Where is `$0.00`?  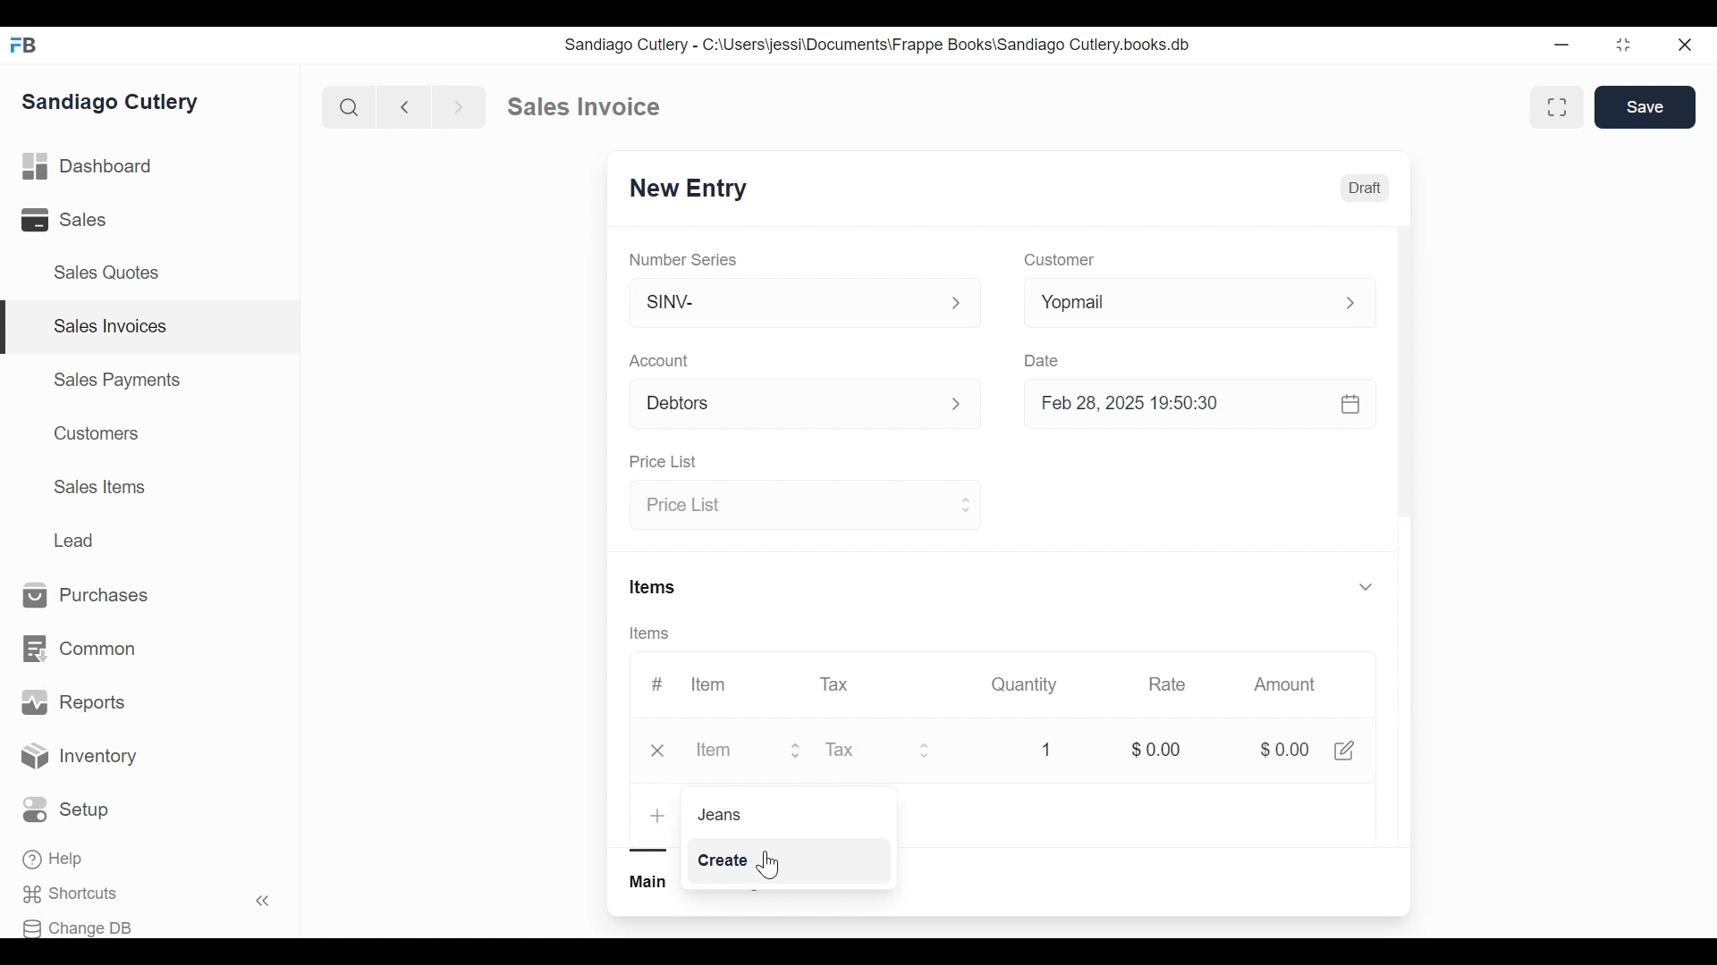 $0.00 is located at coordinates (1155, 747).